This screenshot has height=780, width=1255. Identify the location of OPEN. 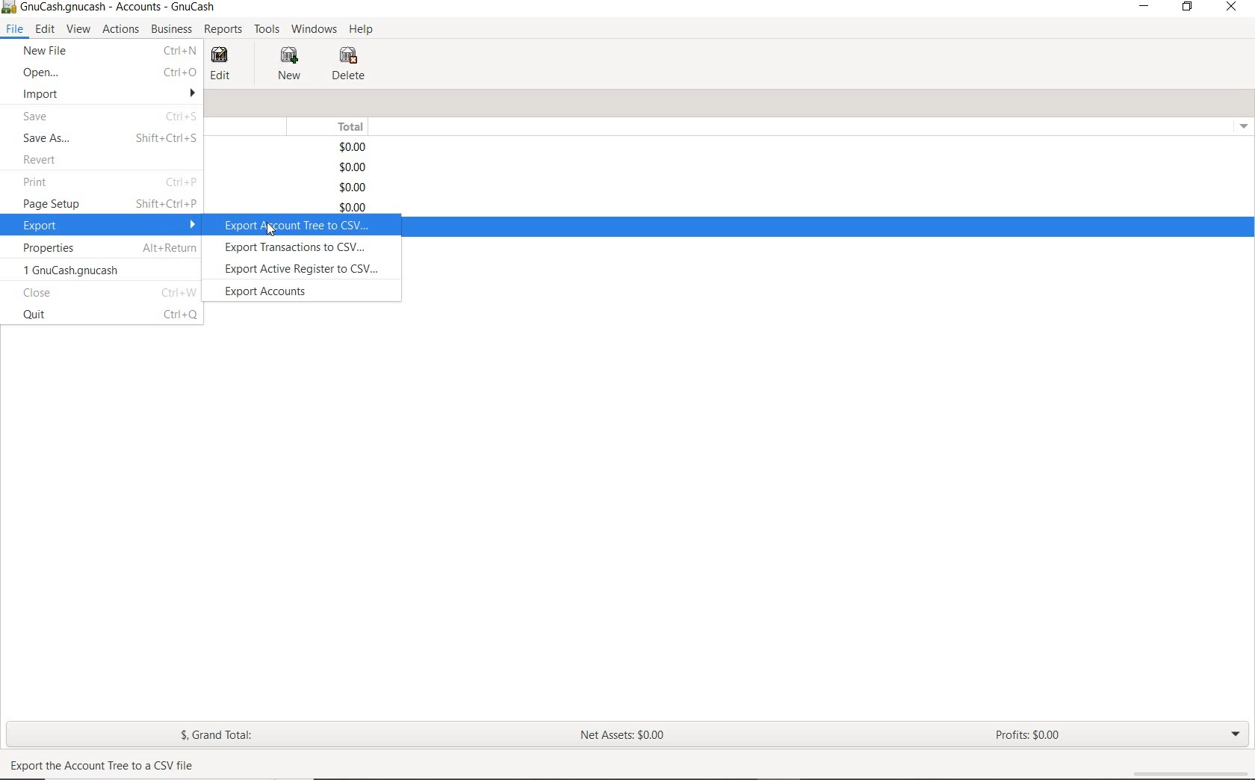
(42, 73).